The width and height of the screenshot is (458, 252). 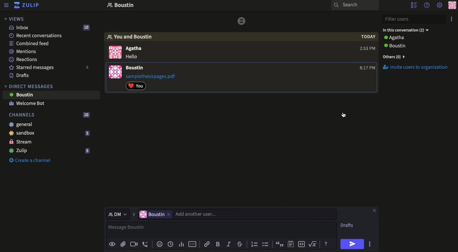 I want to click on Starred messages, so click(x=49, y=68).